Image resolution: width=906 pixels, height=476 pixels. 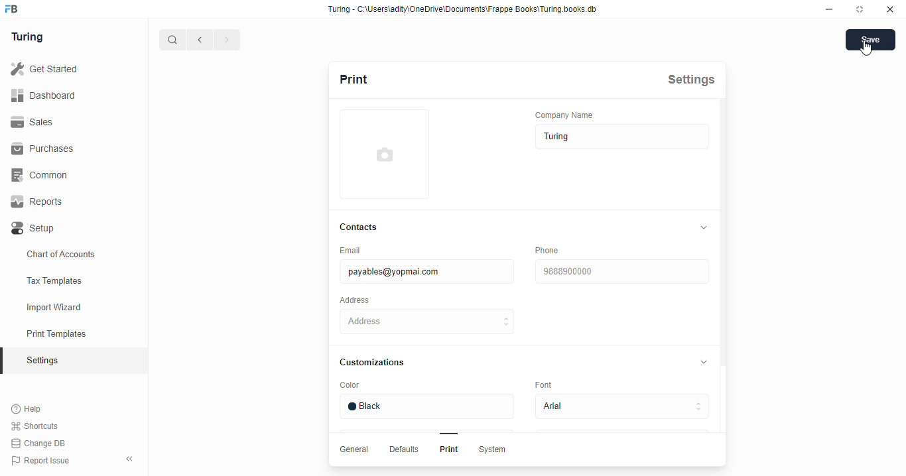 I want to click on Setiings., so click(x=74, y=361).